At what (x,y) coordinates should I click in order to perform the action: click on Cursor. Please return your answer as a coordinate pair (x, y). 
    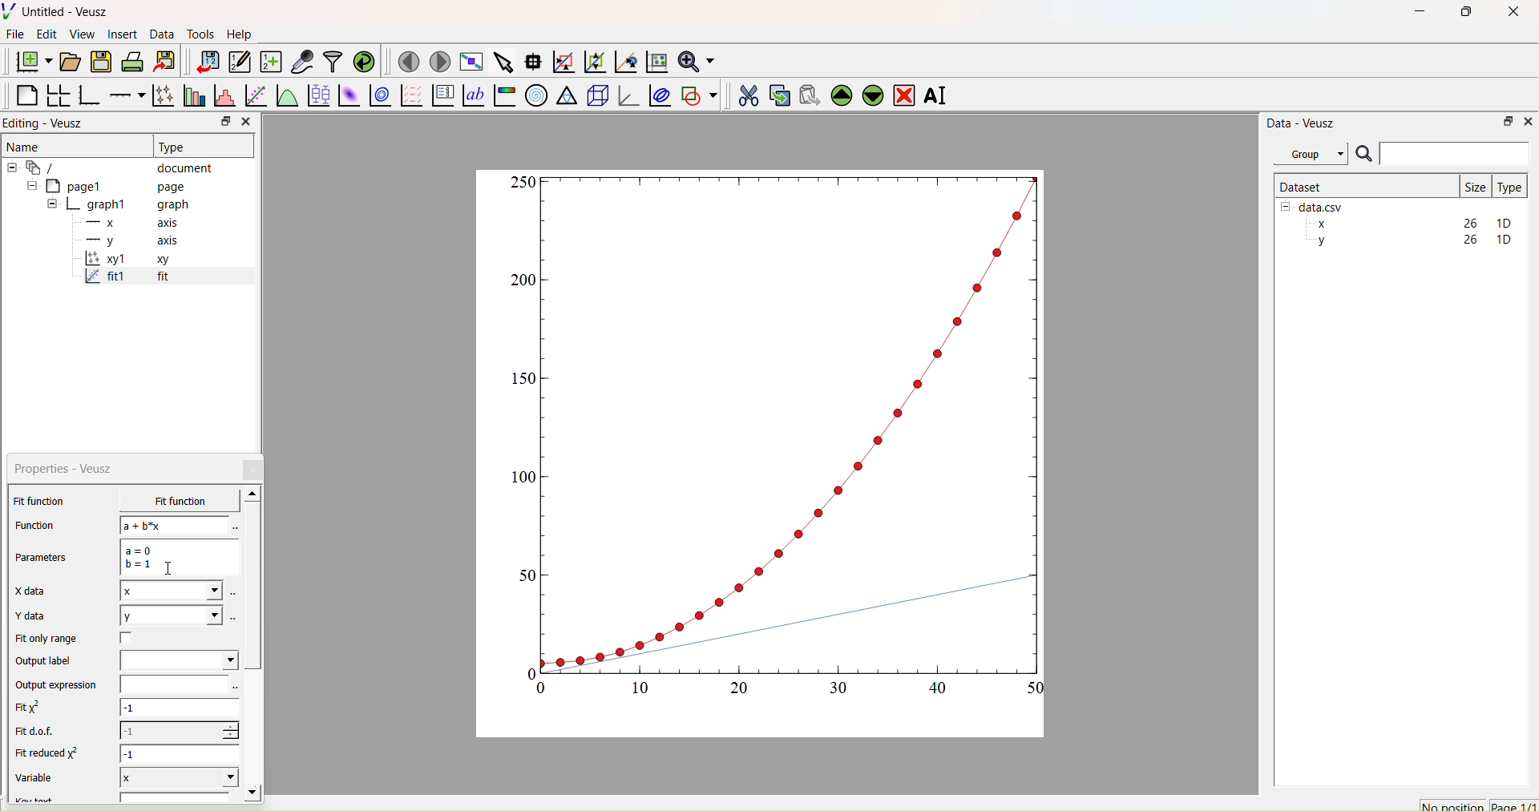
    Looking at the image, I should click on (171, 568).